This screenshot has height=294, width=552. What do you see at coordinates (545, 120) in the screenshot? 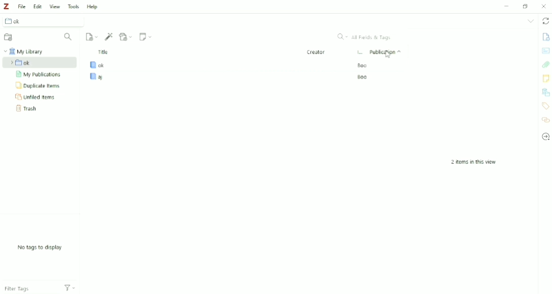
I see `Related` at bounding box center [545, 120].